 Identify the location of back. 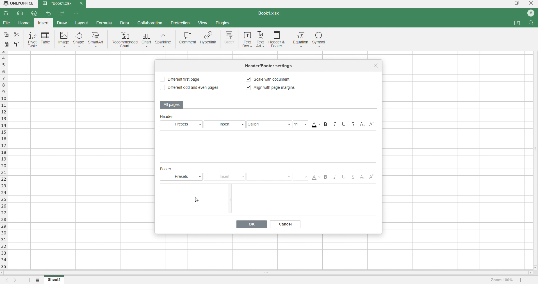
(49, 13).